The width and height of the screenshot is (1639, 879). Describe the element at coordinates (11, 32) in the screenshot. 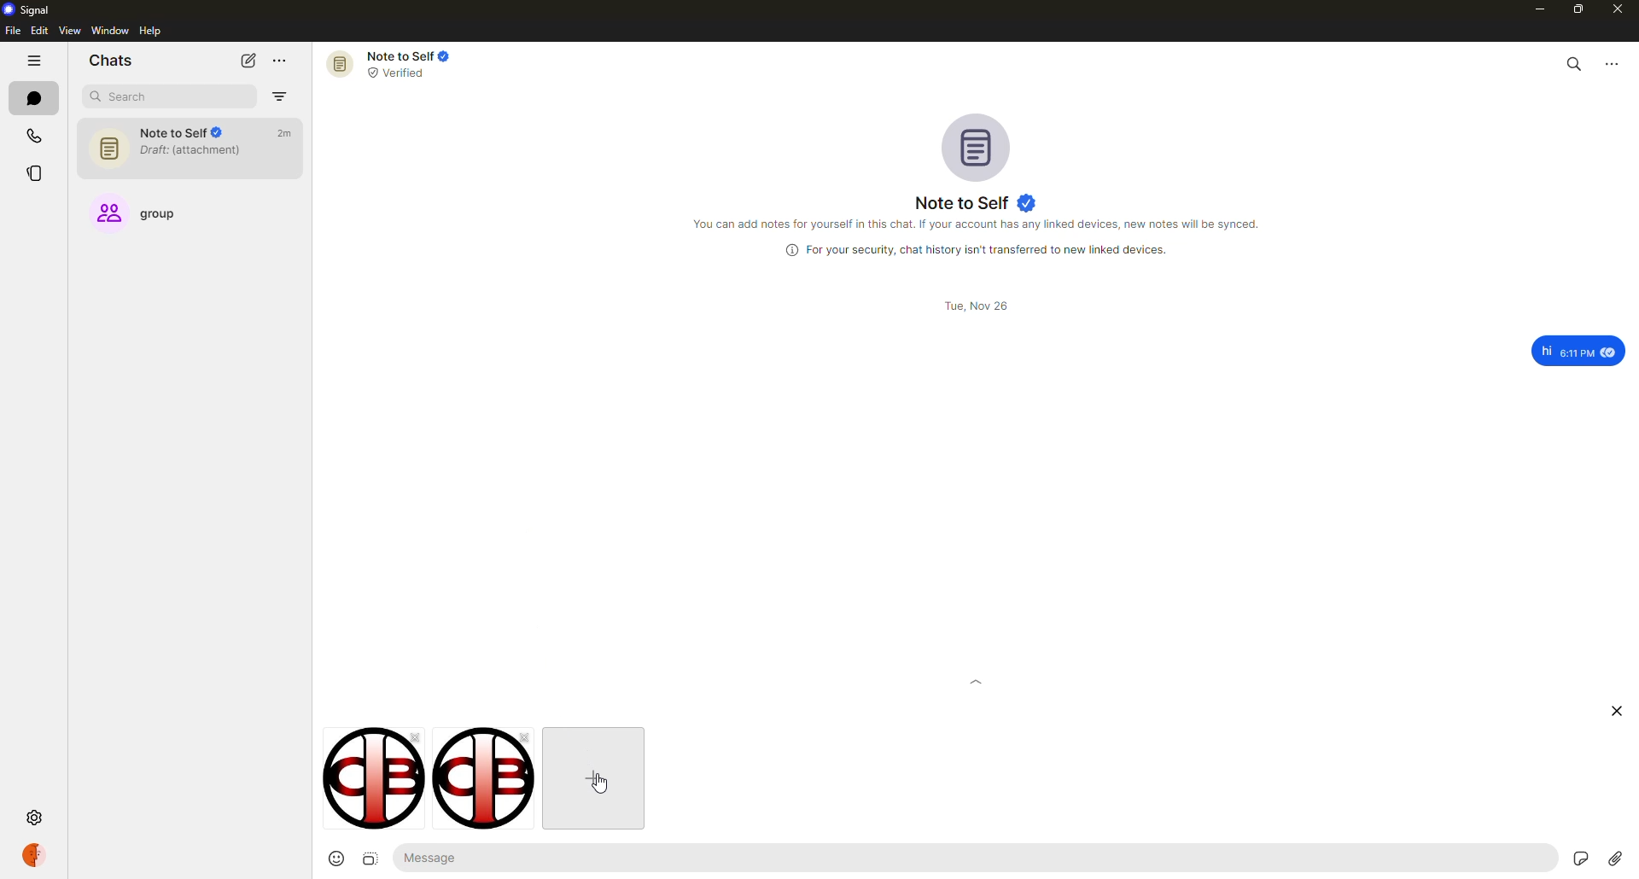

I see `file` at that location.